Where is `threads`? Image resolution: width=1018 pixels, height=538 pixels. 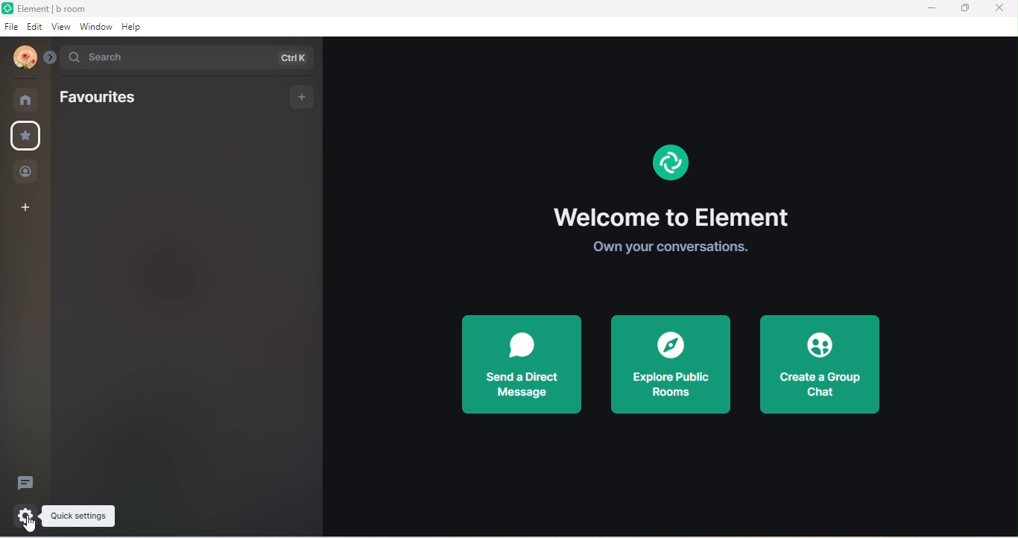 threads is located at coordinates (26, 484).